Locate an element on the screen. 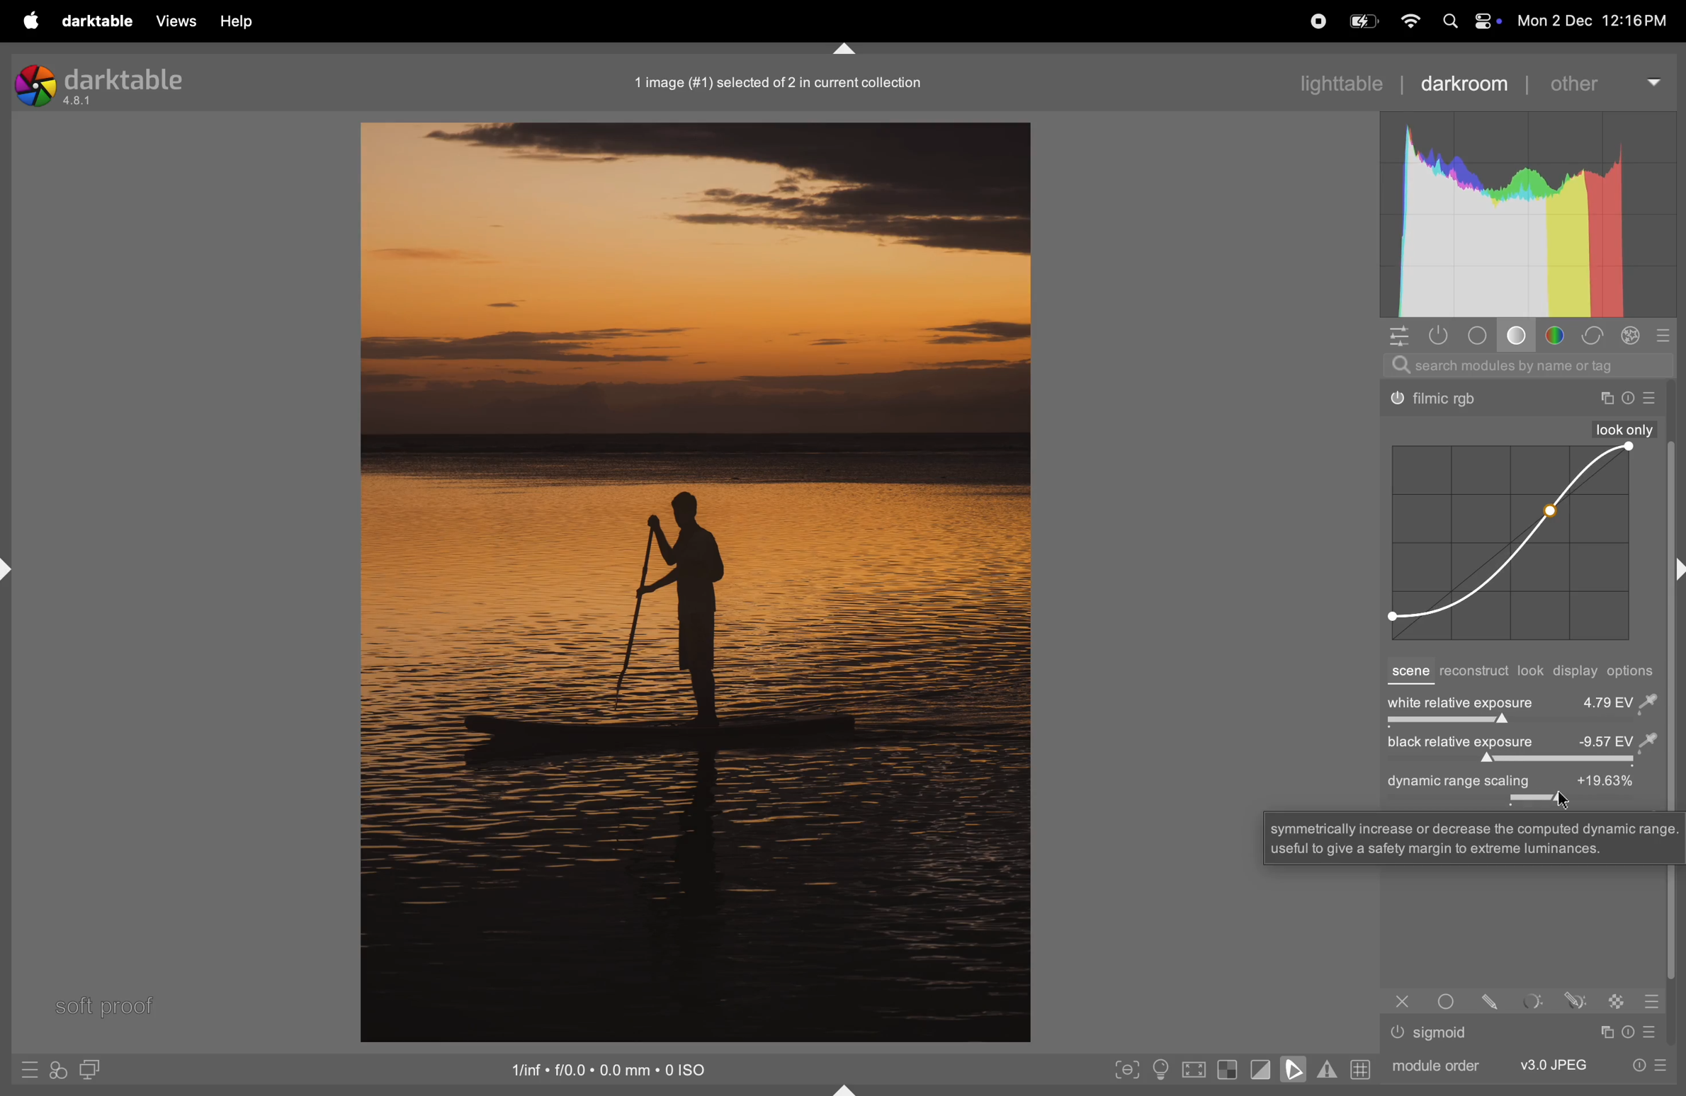 The width and height of the screenshot is (1686, 1096). wifi is located at coordinates (1408, 22).